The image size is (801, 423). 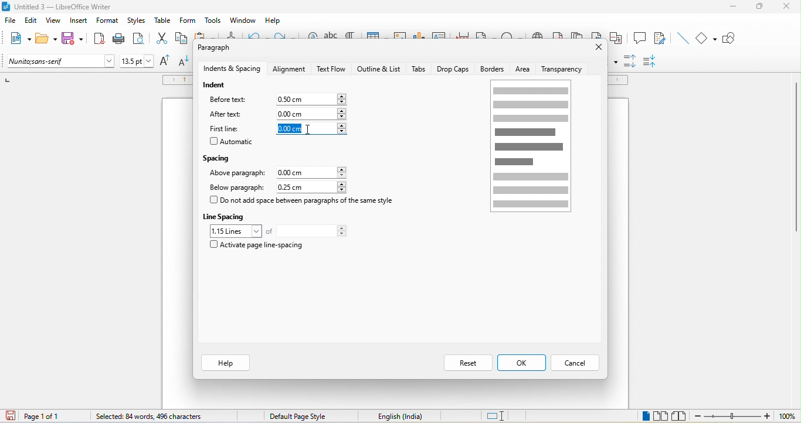 What do you see at coordinates (226, 128) in the screenshot?
I see `first line` at bounding box center [226, 128].